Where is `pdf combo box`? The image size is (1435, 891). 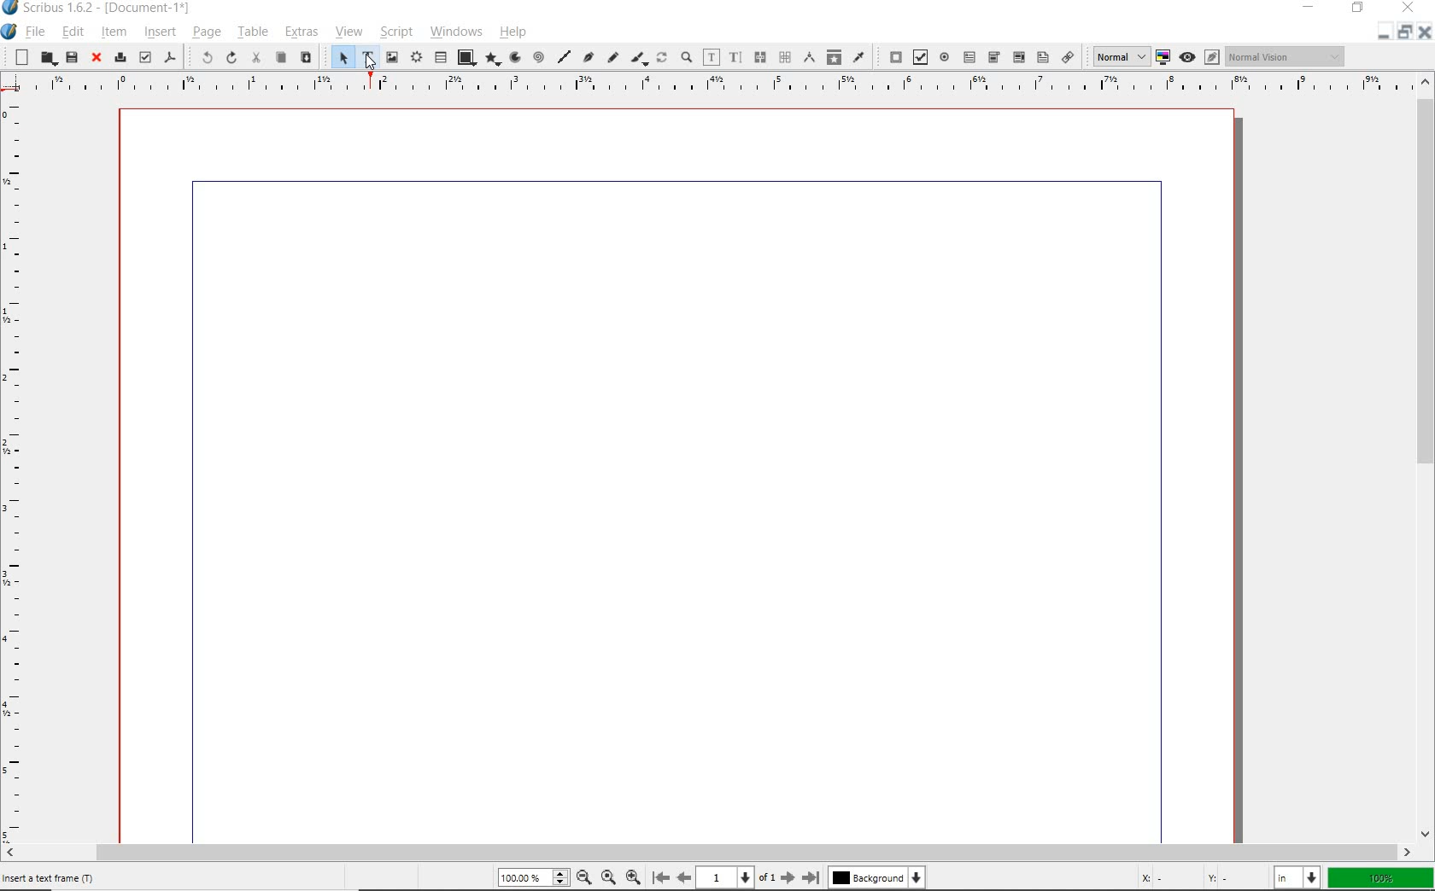
pdf combo box is located at coordinates (1017, 57).